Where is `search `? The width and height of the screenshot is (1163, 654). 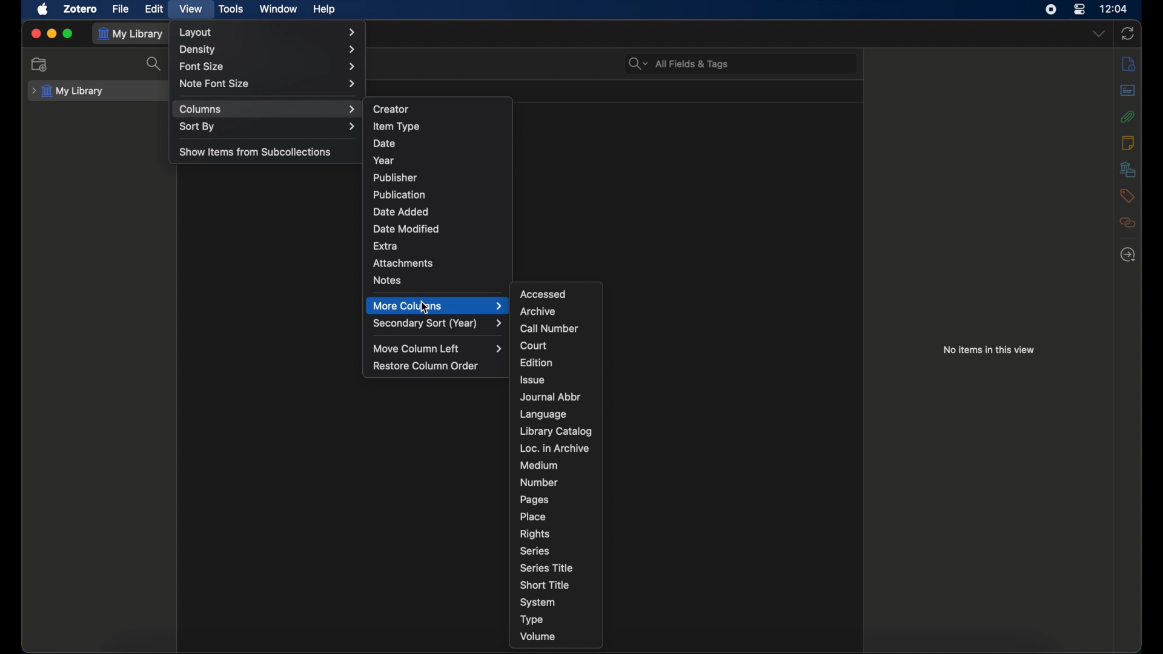
search  is located at coordinates (156, 64).